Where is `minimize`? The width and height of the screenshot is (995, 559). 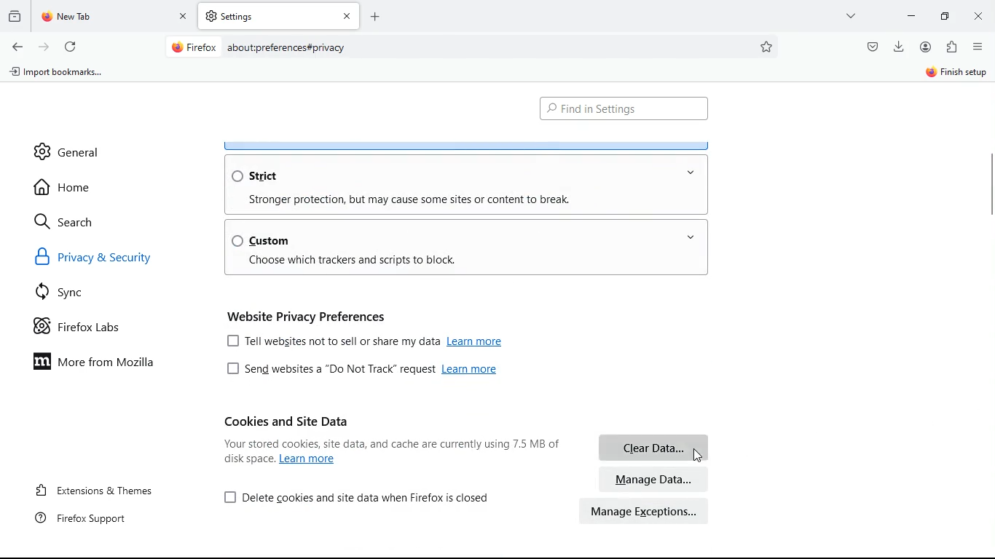 minimize is located at coordinates (911, 15).